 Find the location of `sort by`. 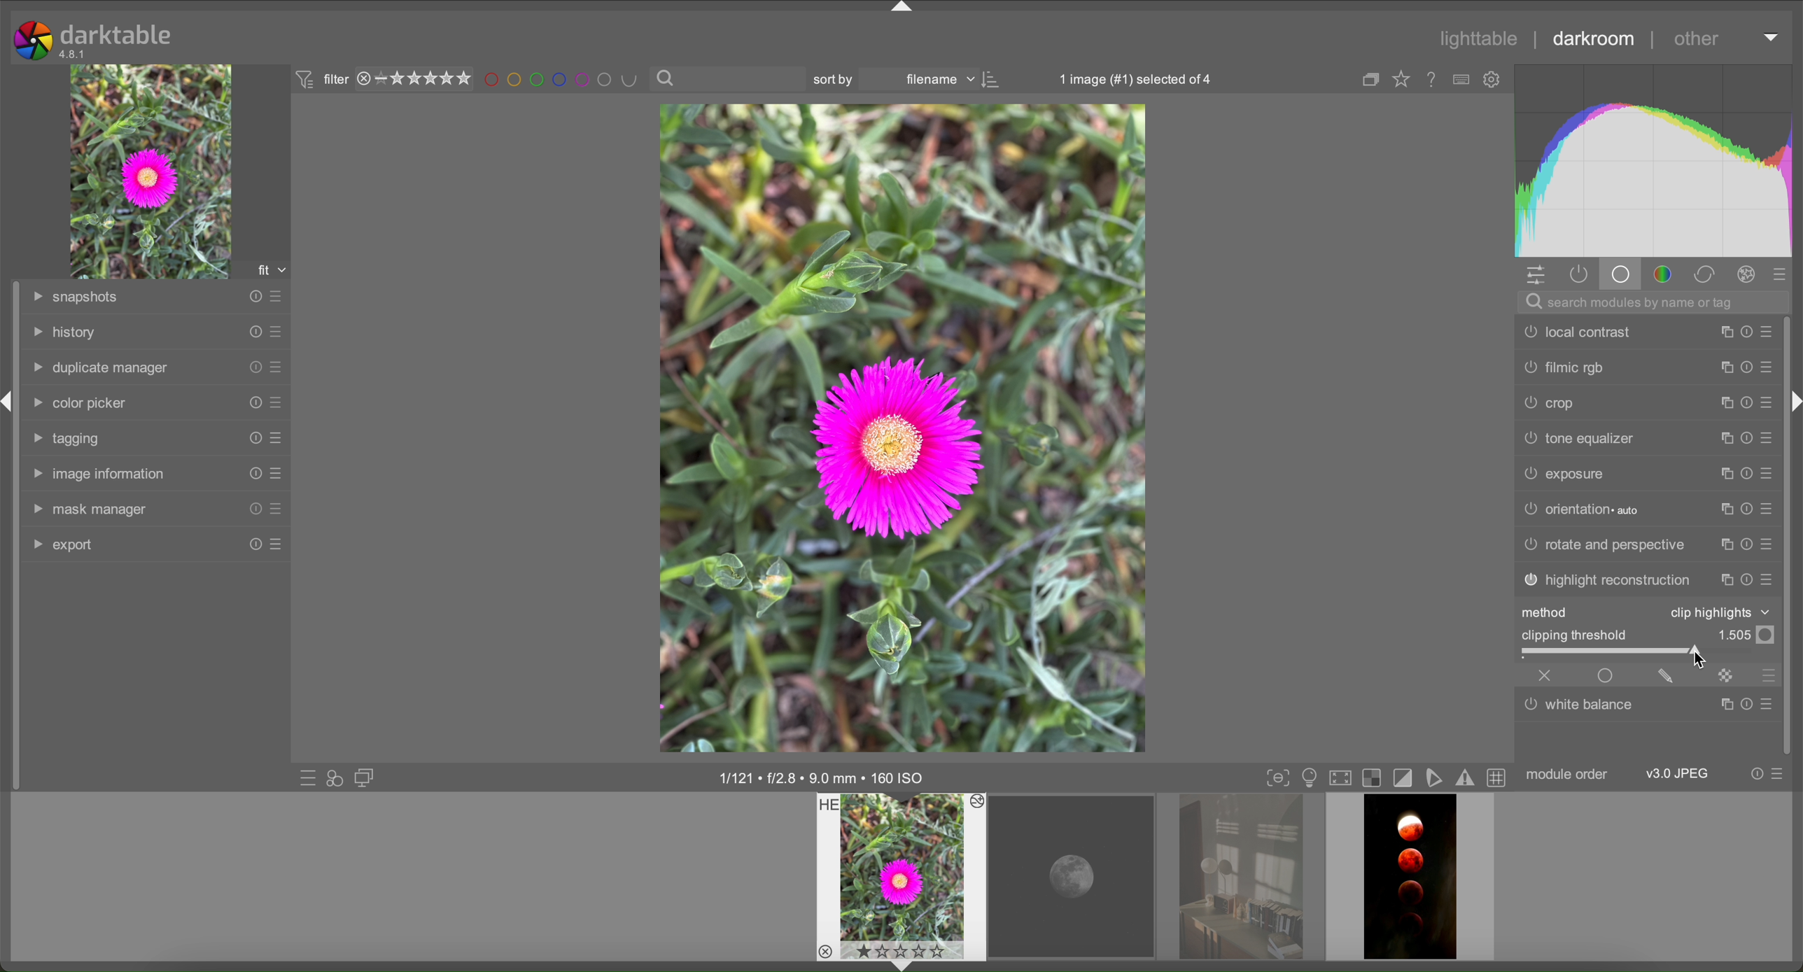

sort by is located at coordinates (839, 79).